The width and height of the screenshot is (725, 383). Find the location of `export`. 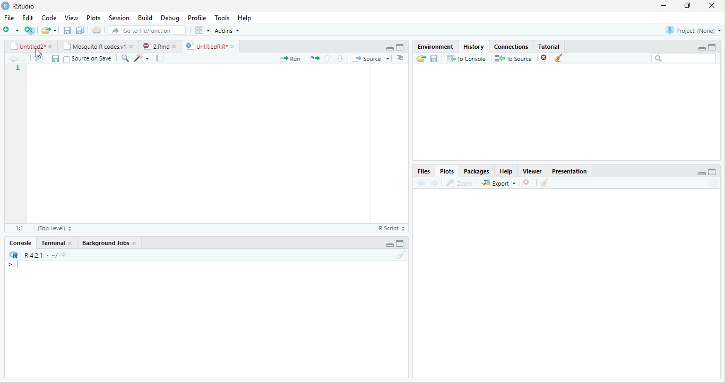

export is located at coordinates (499, 184).